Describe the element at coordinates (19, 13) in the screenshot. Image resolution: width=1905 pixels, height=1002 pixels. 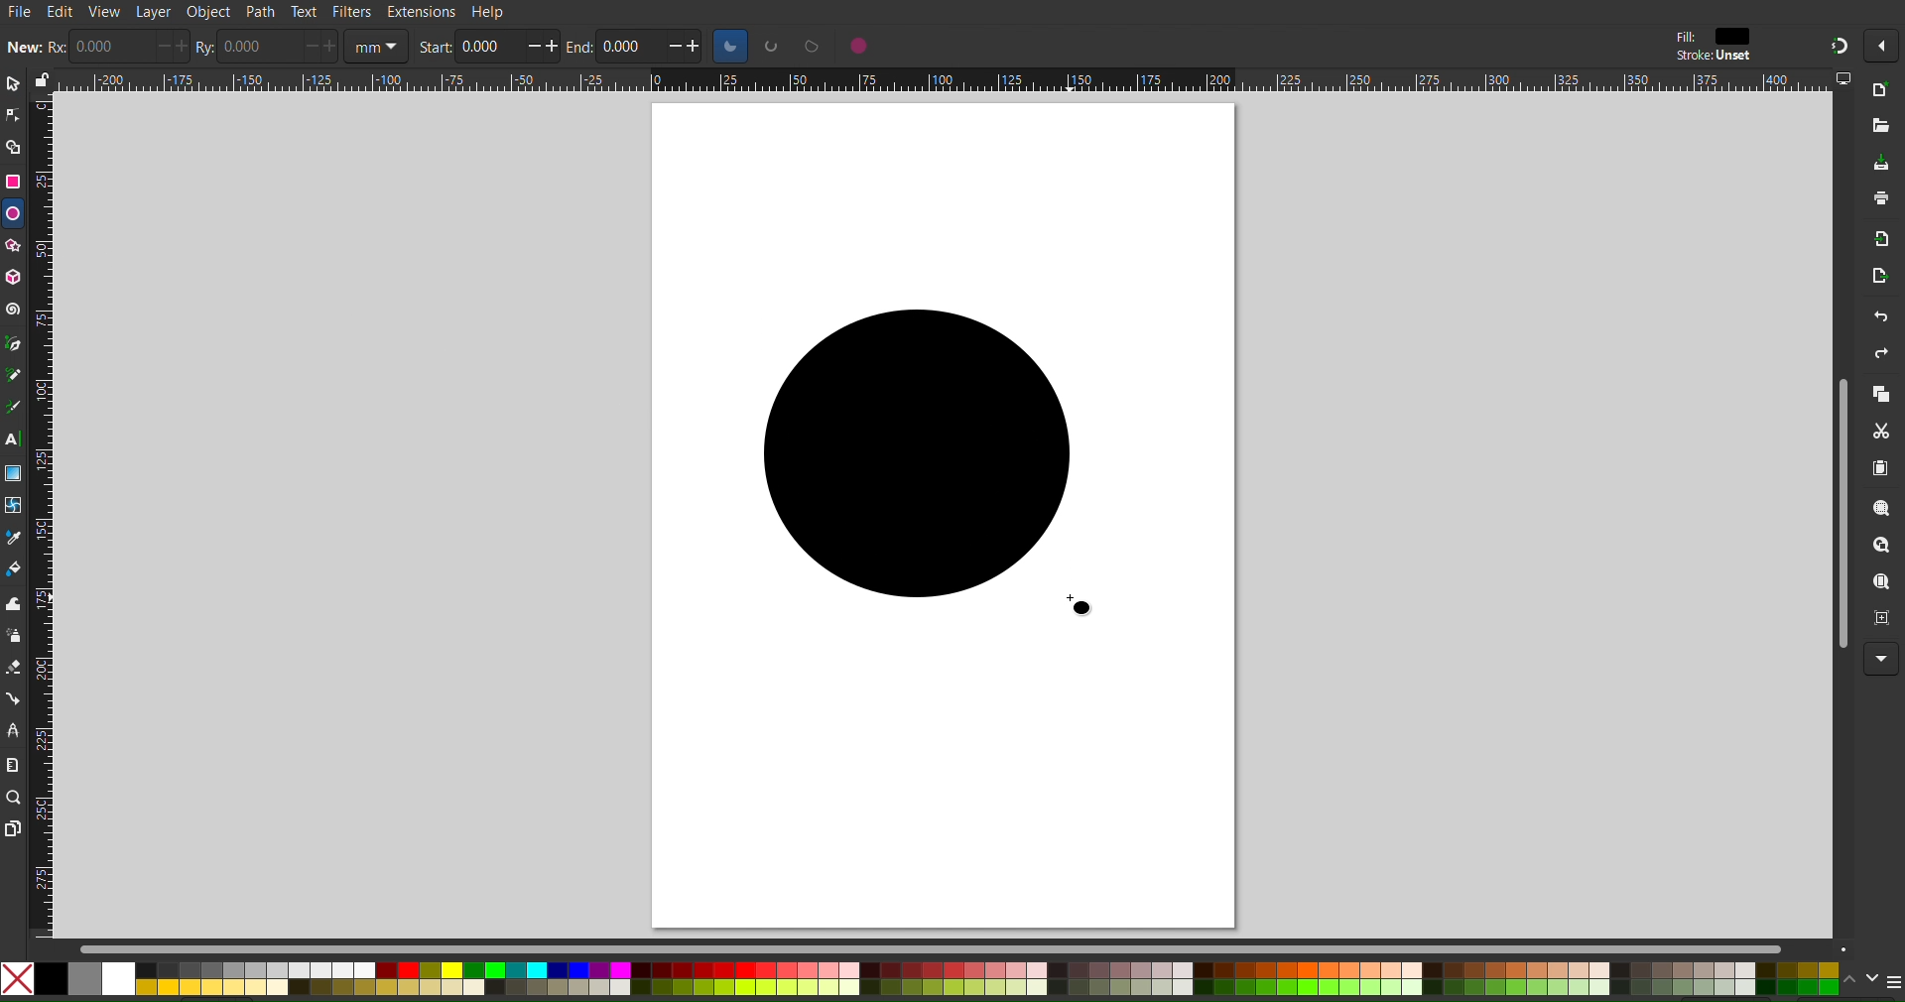
I see `File` at that location.